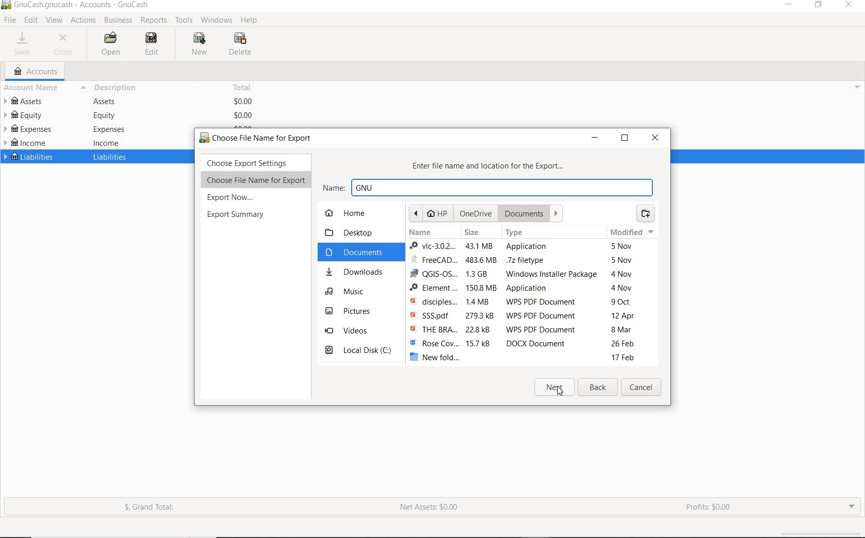 This screenshot has height=538, width=865. I want to click on LIABILITIES, so click(28, 158).